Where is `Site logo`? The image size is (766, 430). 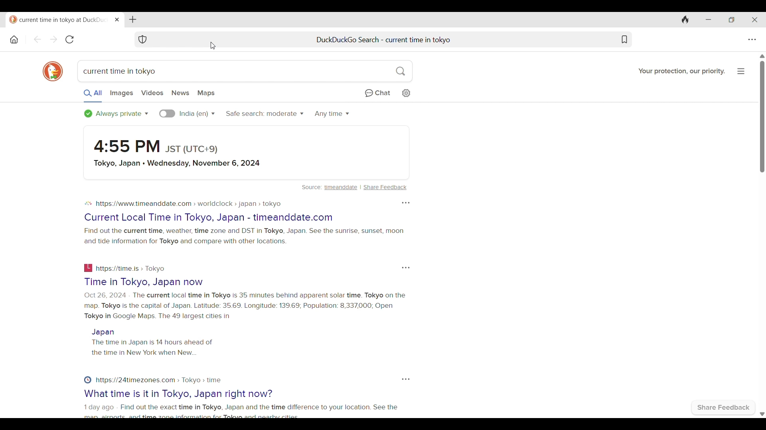
Site logo is located at coordinates (89, 268).